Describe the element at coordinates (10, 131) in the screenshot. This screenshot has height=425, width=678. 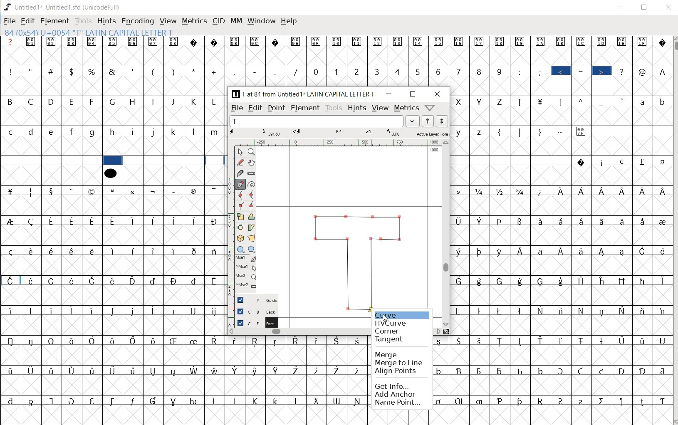
I see `c` at that location.